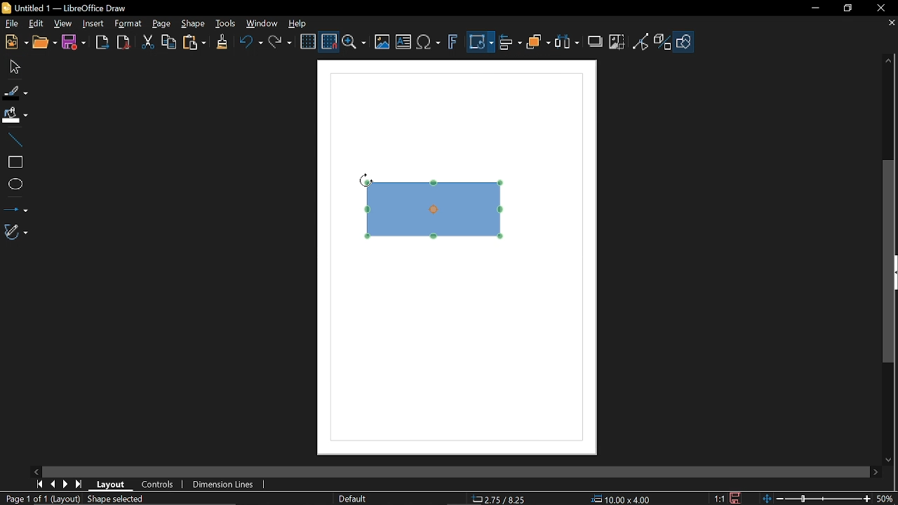  Describe the element at coordinates (404, 43) in the screenshot. I see `Insert text` at that location.